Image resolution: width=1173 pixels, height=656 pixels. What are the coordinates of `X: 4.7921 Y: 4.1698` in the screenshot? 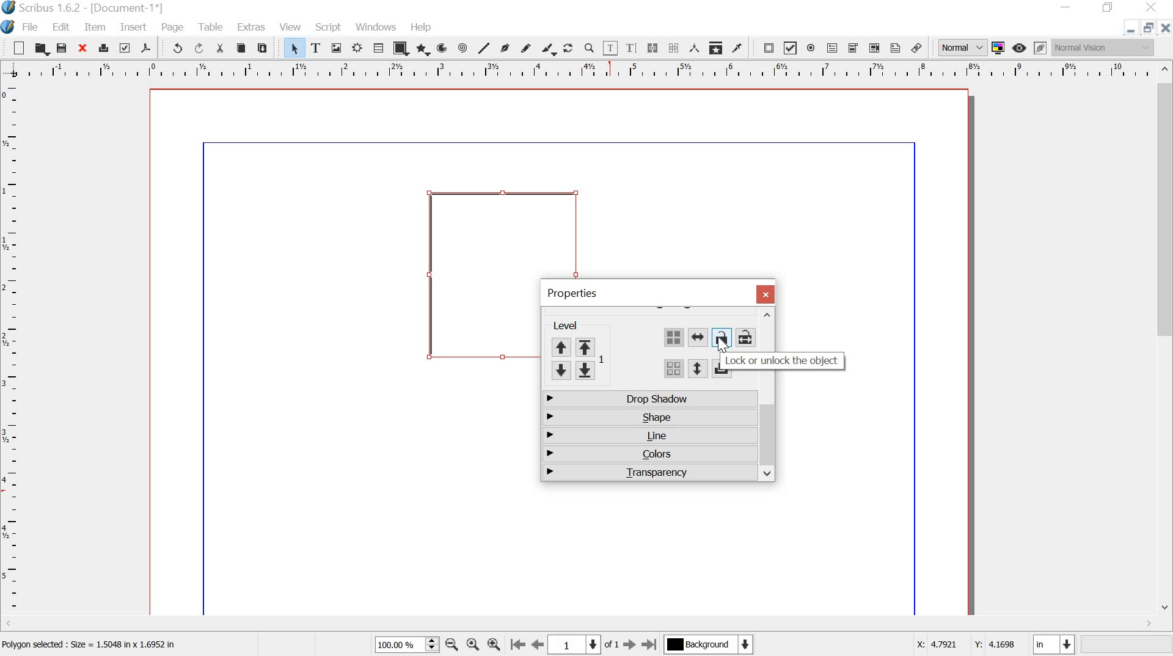 It's located at (967, 646).